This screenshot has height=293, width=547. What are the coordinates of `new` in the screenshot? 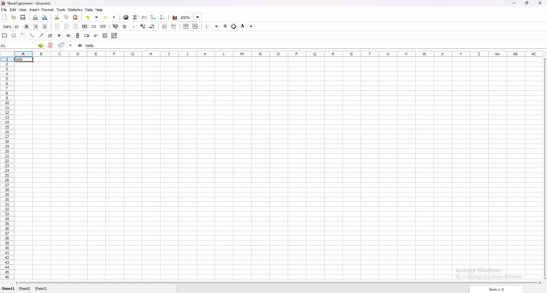 It's located at (5, 17).